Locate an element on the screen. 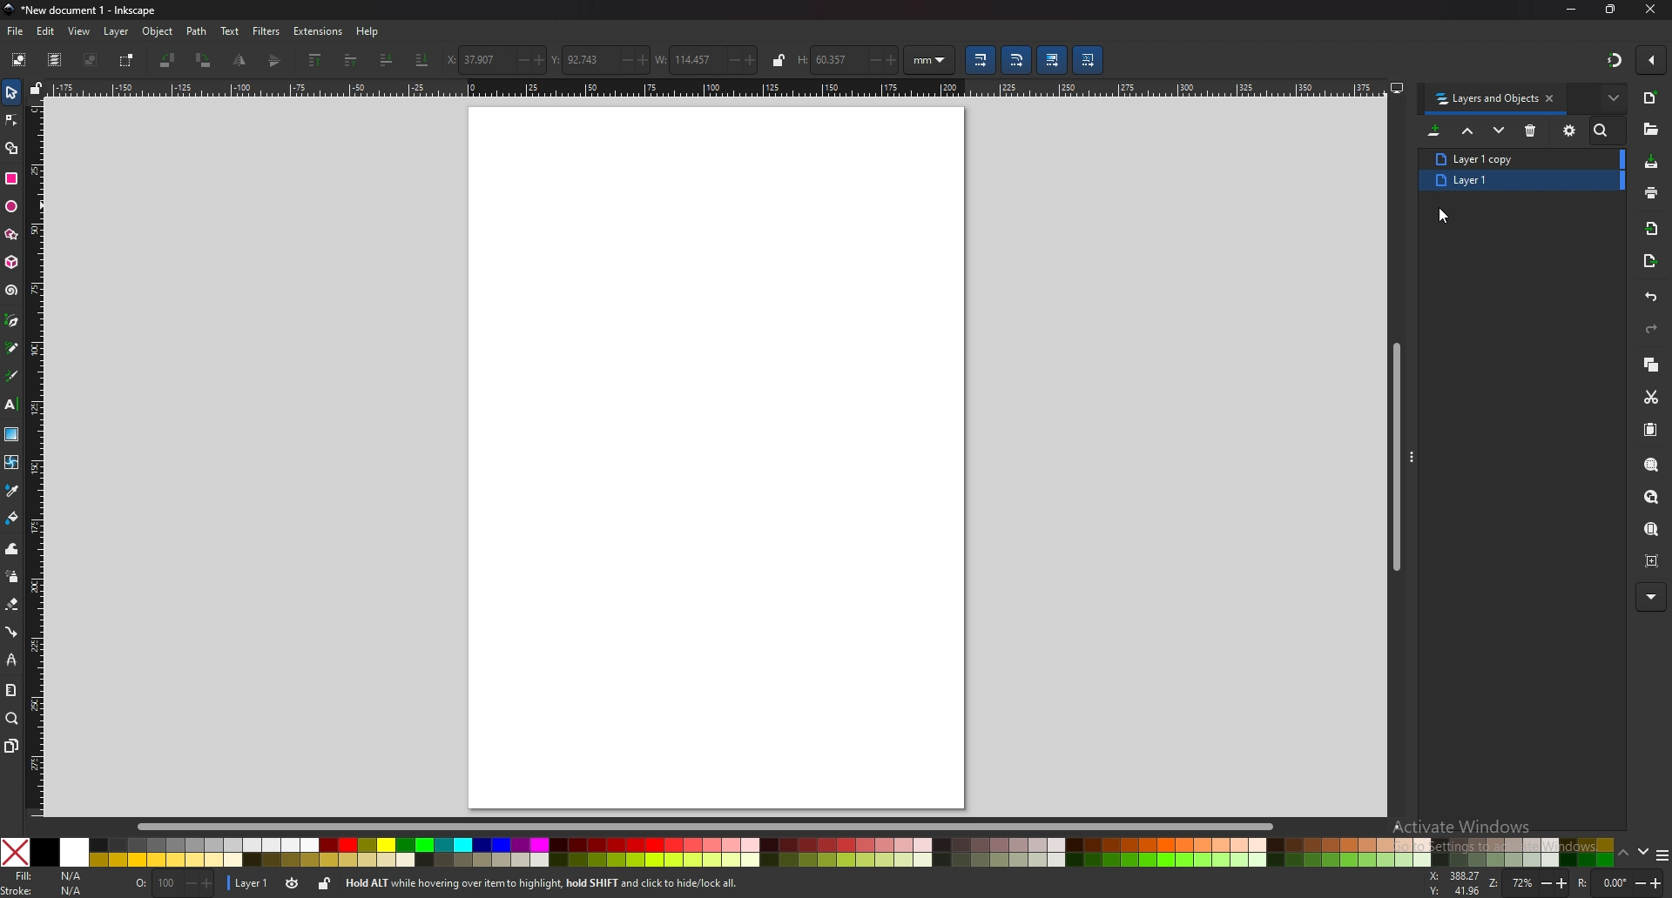 The height and width of the screenshot is (898, 1672). duplicated layer is located at coordinates (1513, 184).